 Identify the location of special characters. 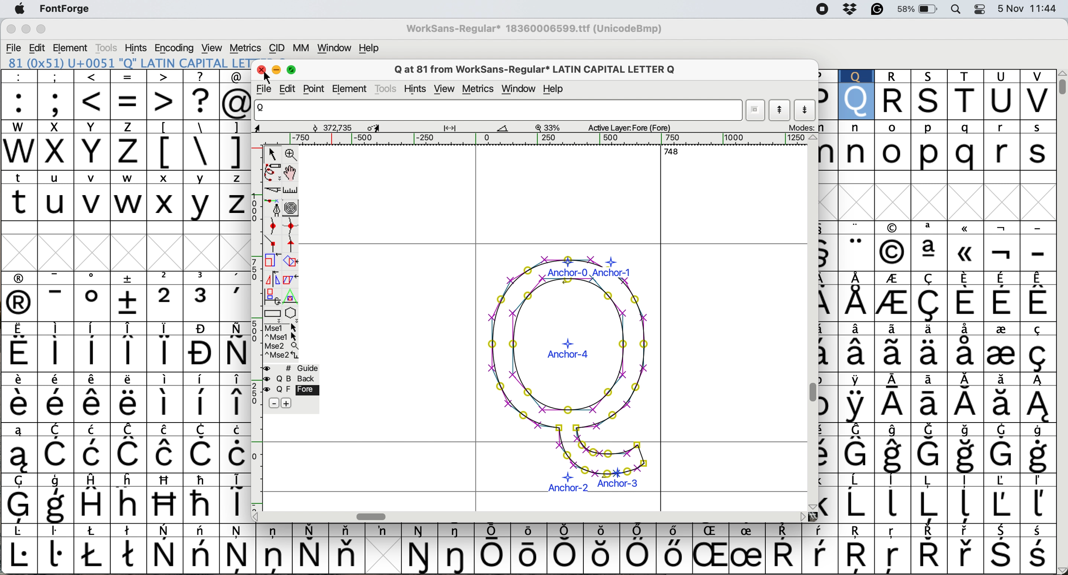
(200, 152).